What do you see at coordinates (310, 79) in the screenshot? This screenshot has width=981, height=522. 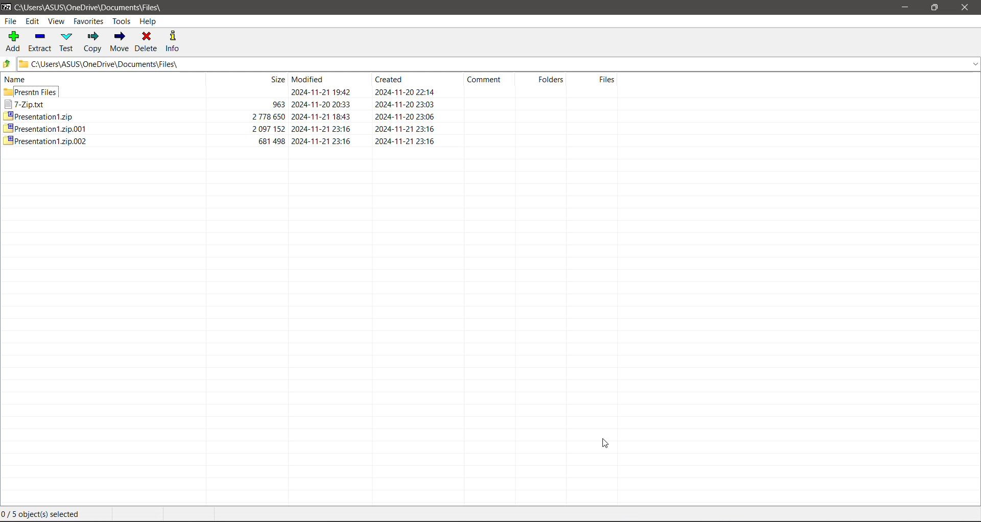 I see `re Modified` at bounding box center [310, 79].